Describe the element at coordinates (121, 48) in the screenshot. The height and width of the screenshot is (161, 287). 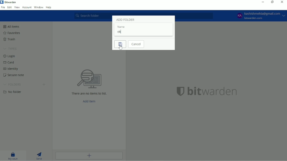
I see `cursor` at that location.